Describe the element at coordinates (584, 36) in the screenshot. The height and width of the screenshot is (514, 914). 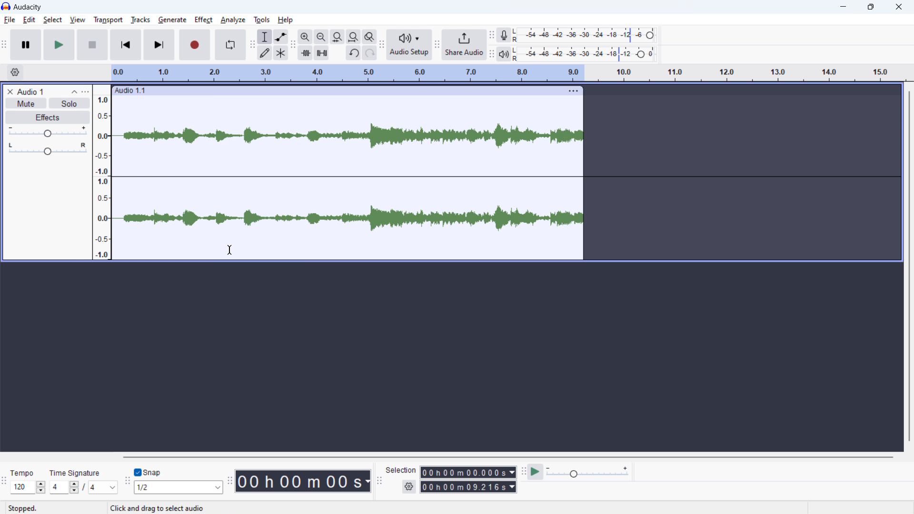
I see `recording level` at that location.